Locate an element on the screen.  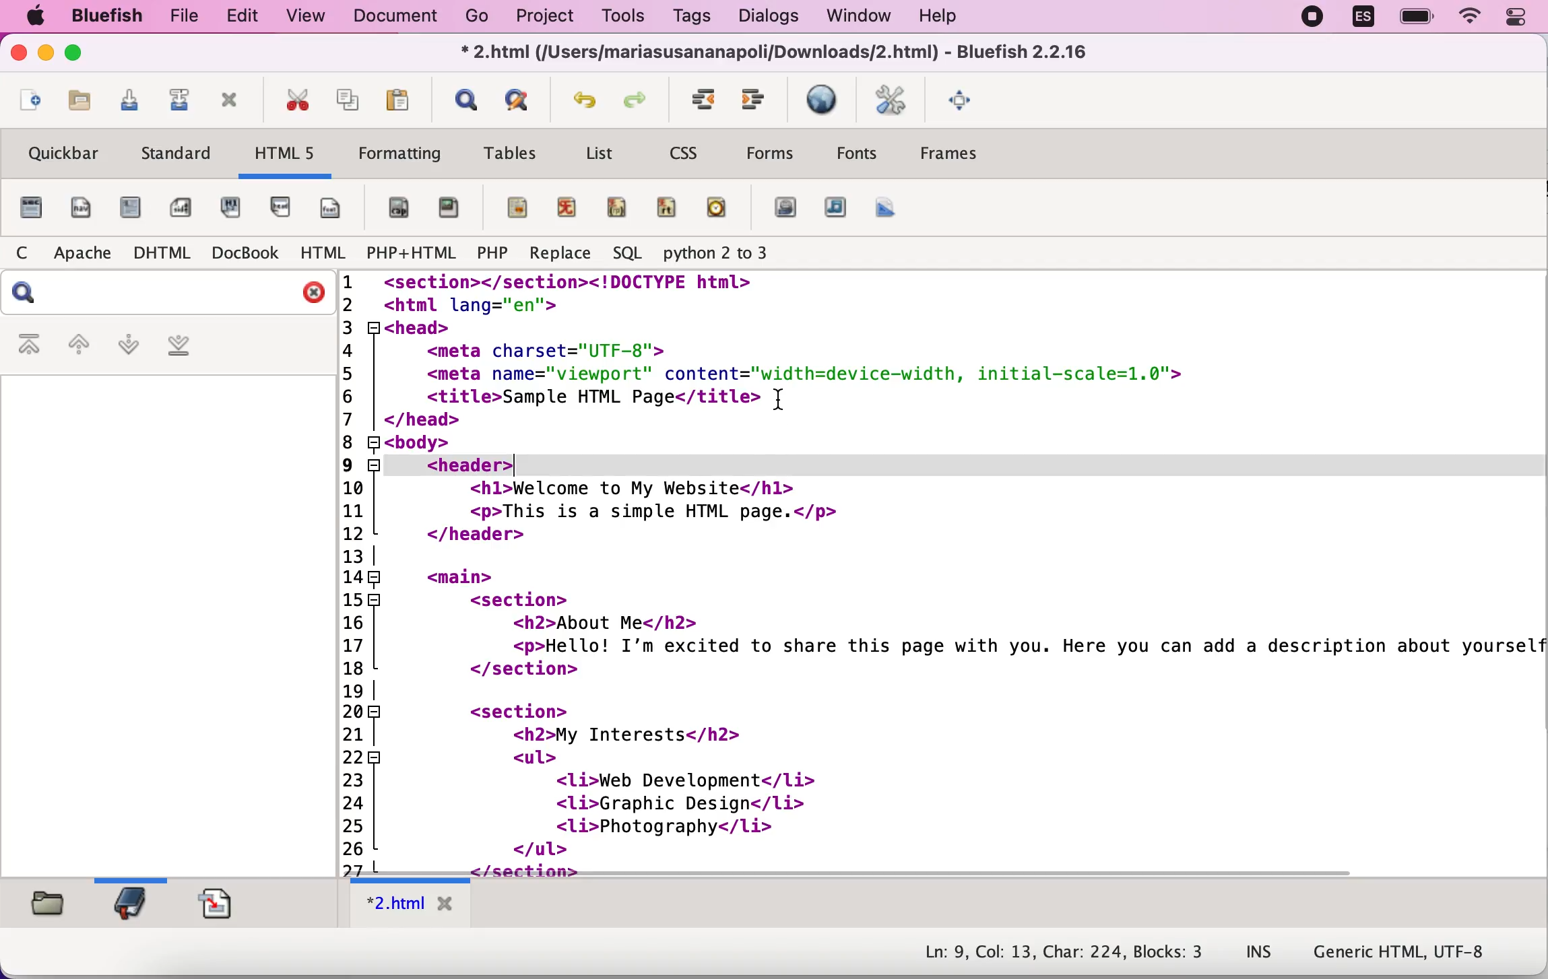
nav is located at coordinates (84, 208).